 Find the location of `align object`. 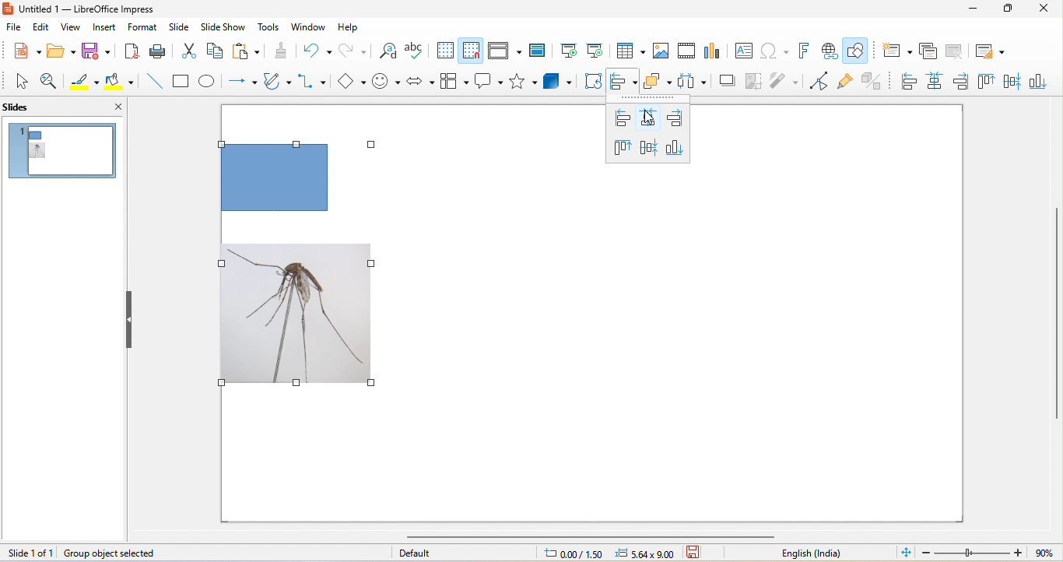

align object is located at coordinates (623, 83).